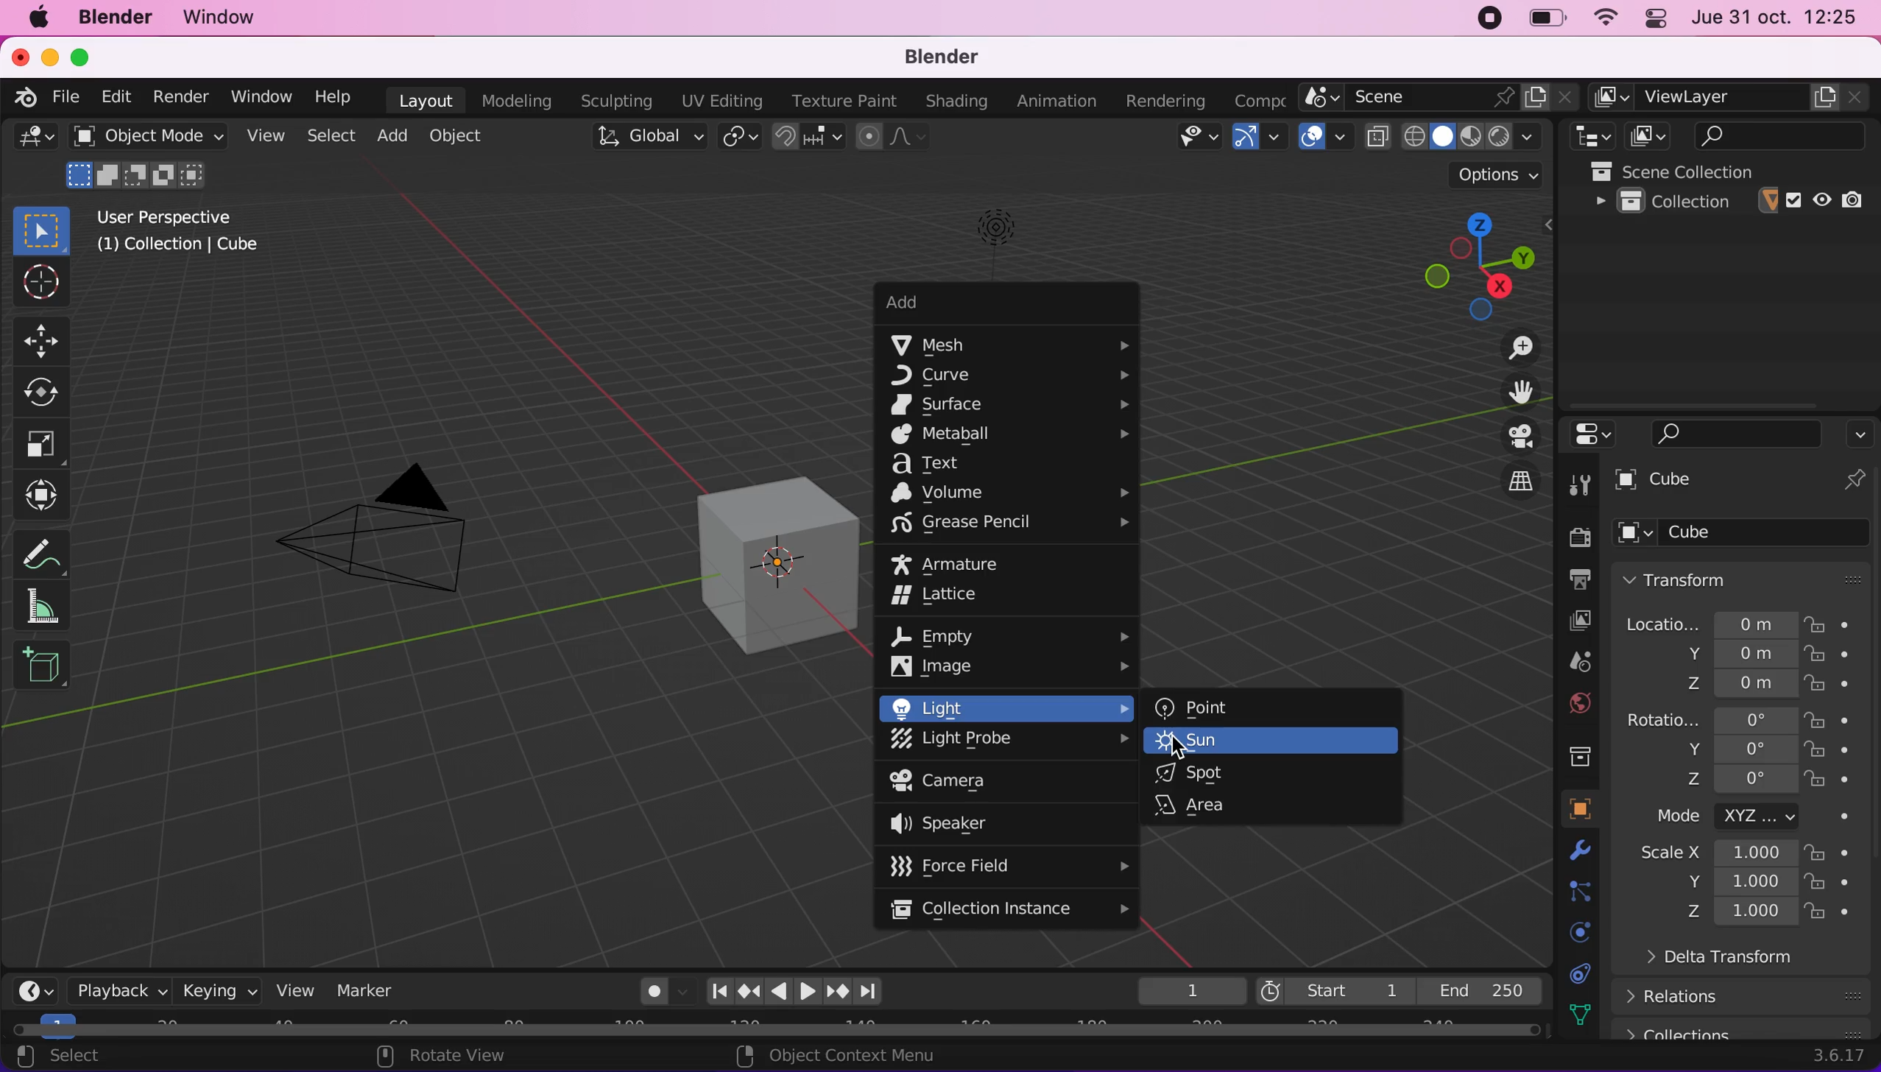  Describe the element at coordinates (1192, 705) in the screenshot. I see `point` at that location.